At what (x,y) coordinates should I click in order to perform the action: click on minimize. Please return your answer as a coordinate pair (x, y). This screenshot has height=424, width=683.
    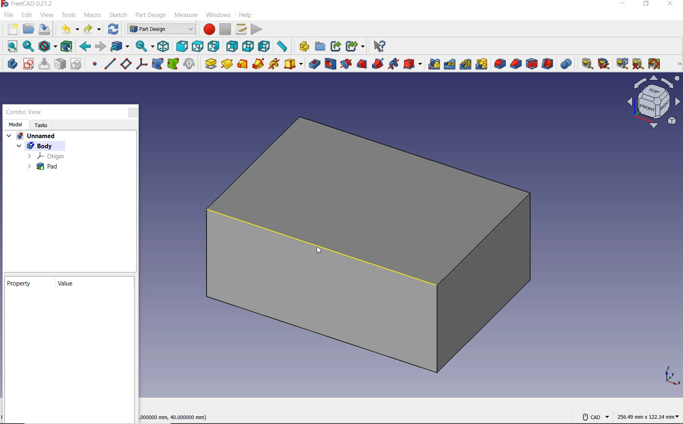
    Looking at the image, I should click on (622, 4).